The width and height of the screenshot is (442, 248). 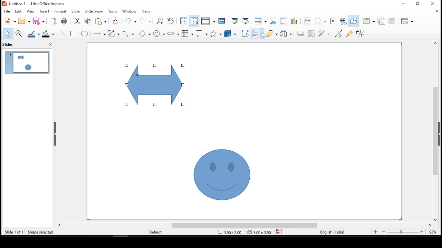 I want to click on insert audio or video, so click(x=284, y=21).